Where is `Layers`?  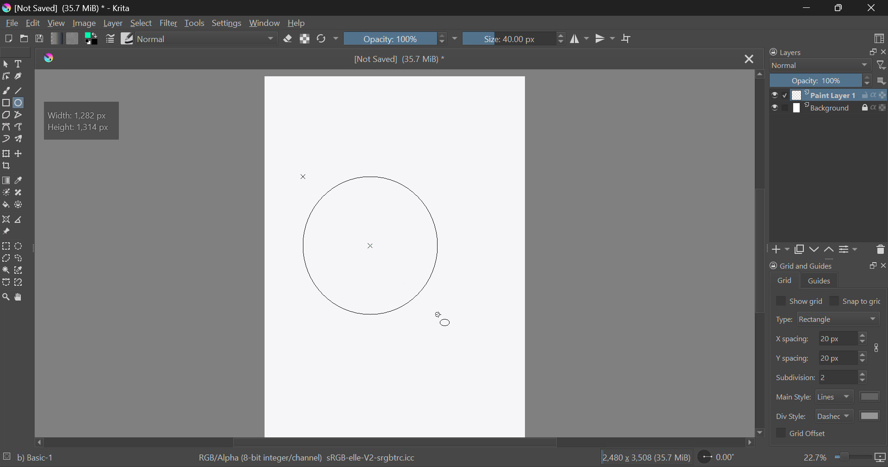
Layers is located at coordinates (828, 102).